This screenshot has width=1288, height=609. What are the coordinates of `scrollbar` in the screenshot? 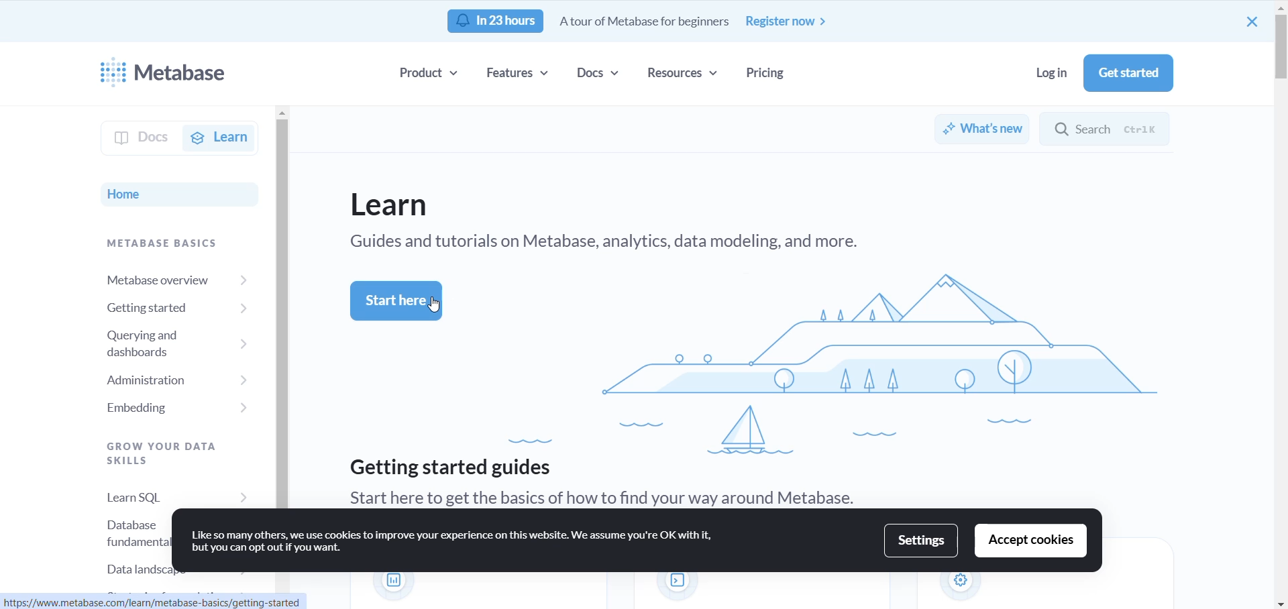 It's located at (1280, 48).